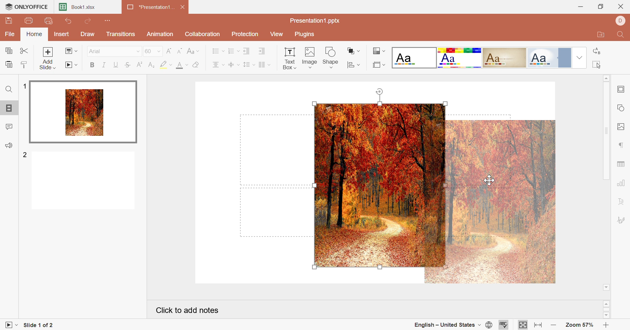 This screenshot has height=330, width=630. What do you see at coordinates (606, 183) in the screenshot?
I see `Scroll Bar` at bounding box center [606, 183].